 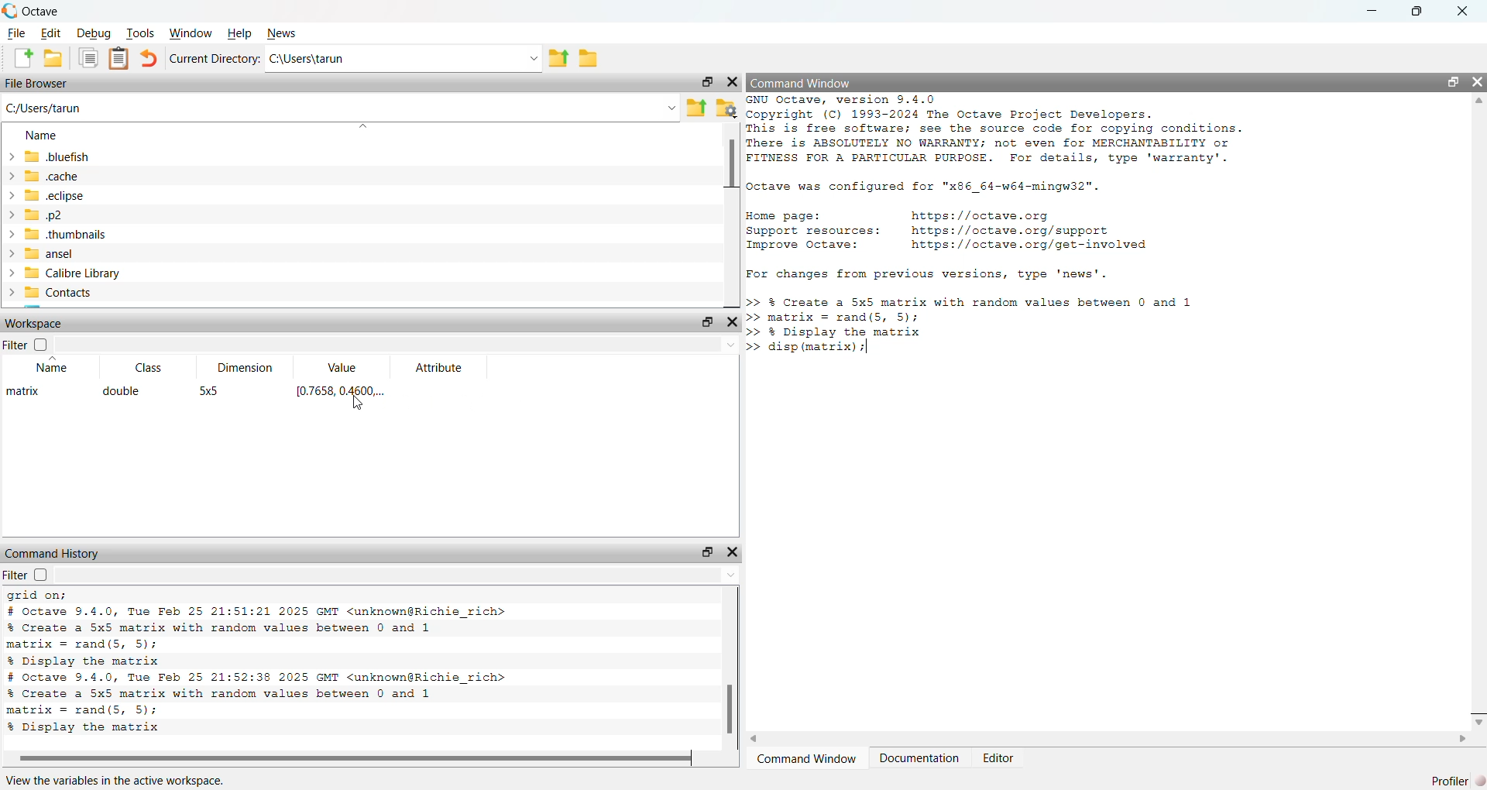 What do you see at coordinates (998, 327) in the screenshot?
I see `Create a 5x5 matrix with random values between 0 and 1
trix = rand(s, 5);

Display the matrix

sp (matrix) |` at bounding box center [998, 327].